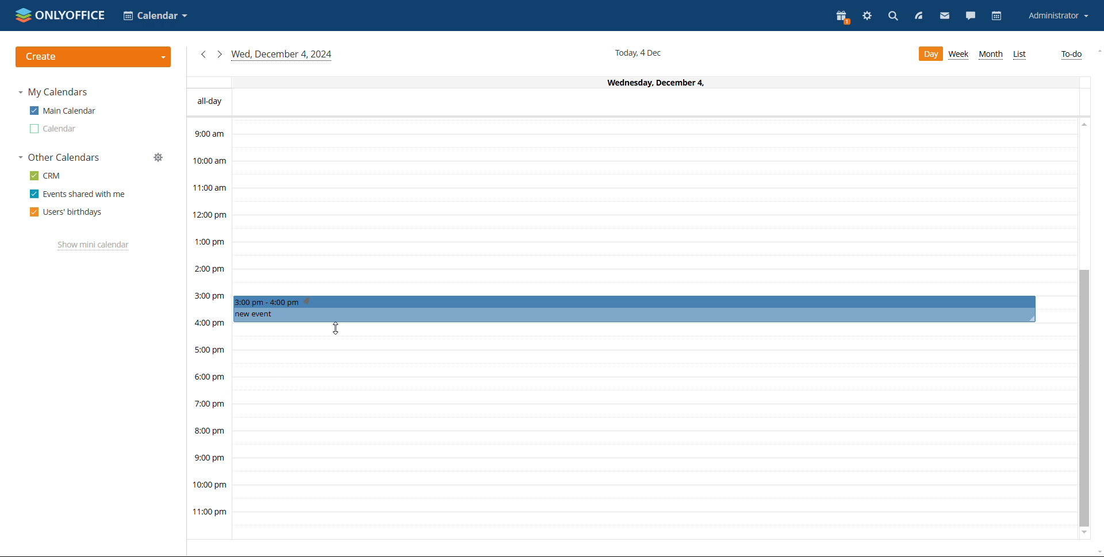 Image resolution: width=1104 pixels, height=557 pixels. Describe the element at coordinates (209, 328) in the screenshot. I see `timeline` at that location.